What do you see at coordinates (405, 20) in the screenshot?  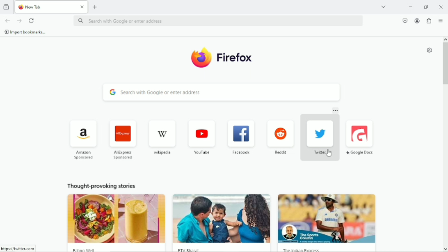 I see `save to pocket` at bounding box center [405, 20].